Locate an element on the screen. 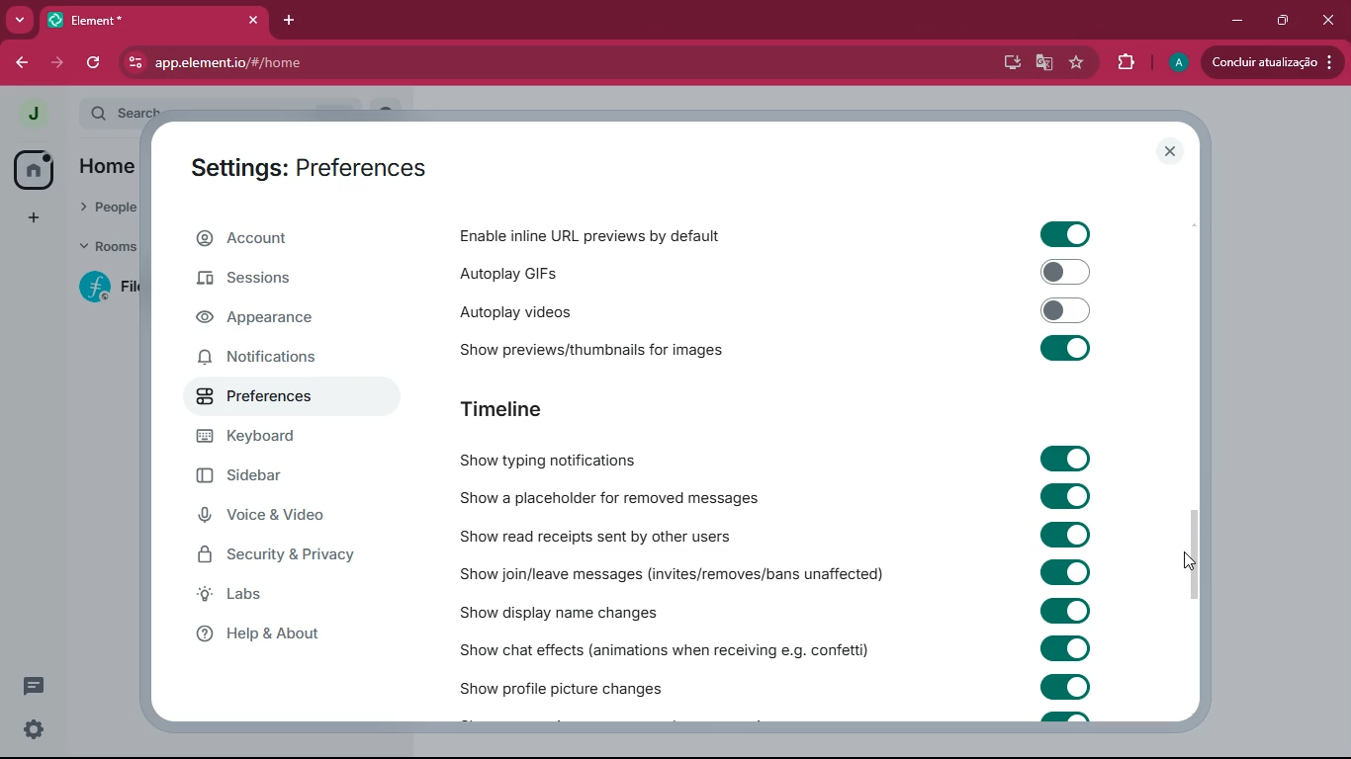 The image size is (1351, 759). toggle on/off is located at coordinates (1067, 310).